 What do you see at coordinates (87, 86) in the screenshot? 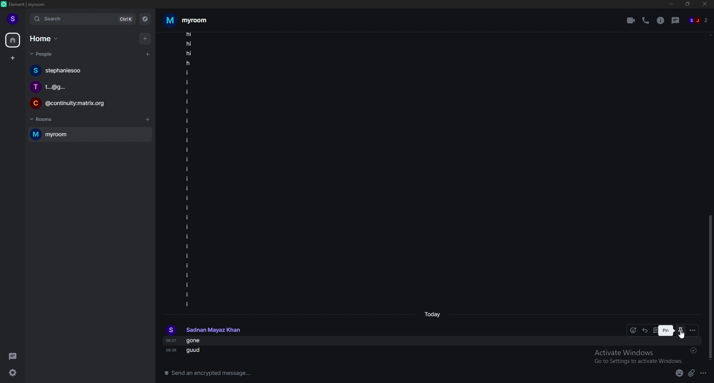
I see `chat` at bounding box center [87, 86].